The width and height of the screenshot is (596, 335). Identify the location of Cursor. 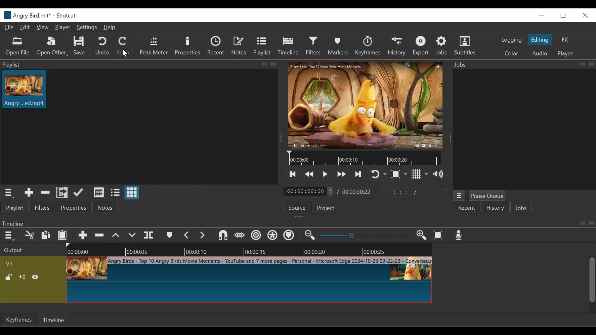
(122, 53).